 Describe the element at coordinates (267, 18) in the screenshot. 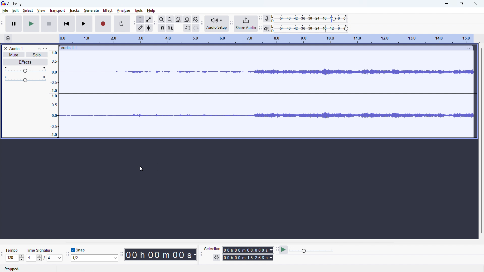

I see `recording meter` at that location.